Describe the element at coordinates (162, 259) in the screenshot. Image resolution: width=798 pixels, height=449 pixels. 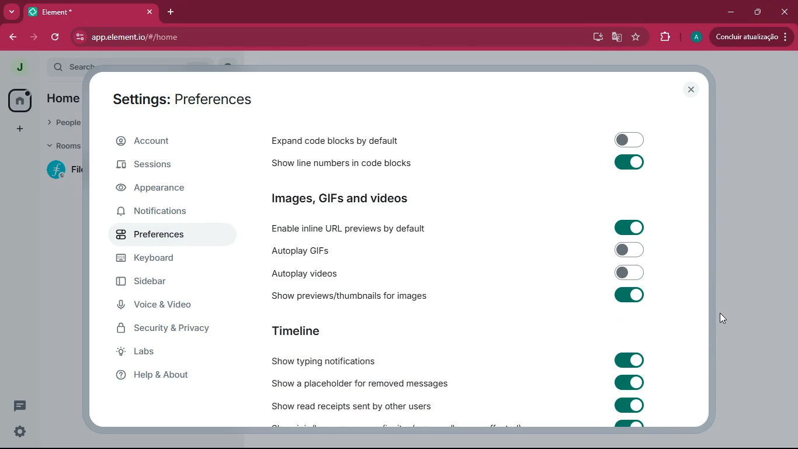
I see `keyboard` at that location.